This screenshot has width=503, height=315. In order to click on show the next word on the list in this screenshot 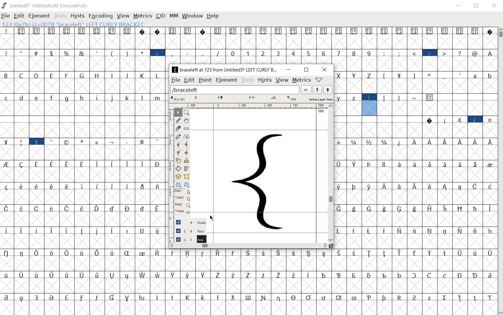, I will do `click(318, 90)`.